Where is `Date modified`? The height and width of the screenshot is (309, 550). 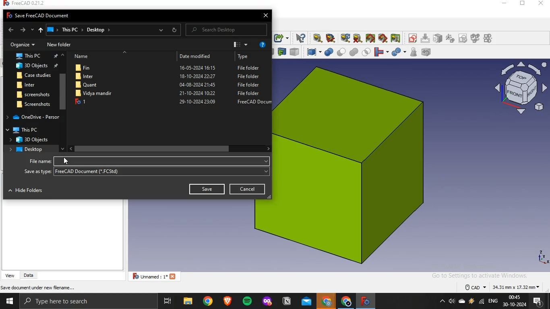
Date modified is located at coordinates (194, 56).